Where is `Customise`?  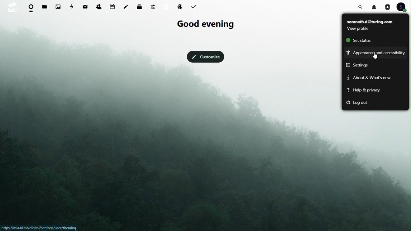 Customise is located at coordinates (205, 56).